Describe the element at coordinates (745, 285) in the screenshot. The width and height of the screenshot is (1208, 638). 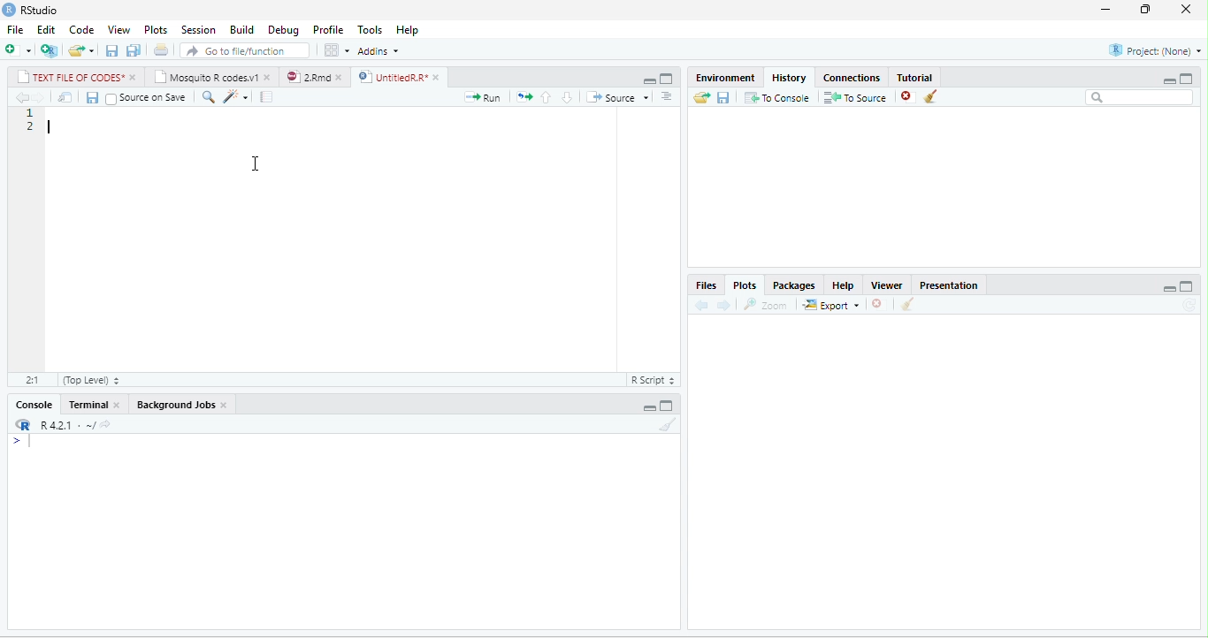
I see `Plots` at that location.